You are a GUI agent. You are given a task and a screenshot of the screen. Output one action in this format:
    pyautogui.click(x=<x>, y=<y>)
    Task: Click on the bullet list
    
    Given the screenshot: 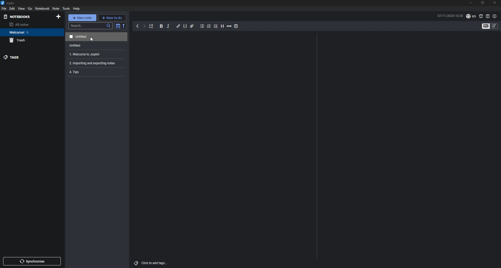 What is the action you would take?
    pyautogui.click(x=202, y=27)
    